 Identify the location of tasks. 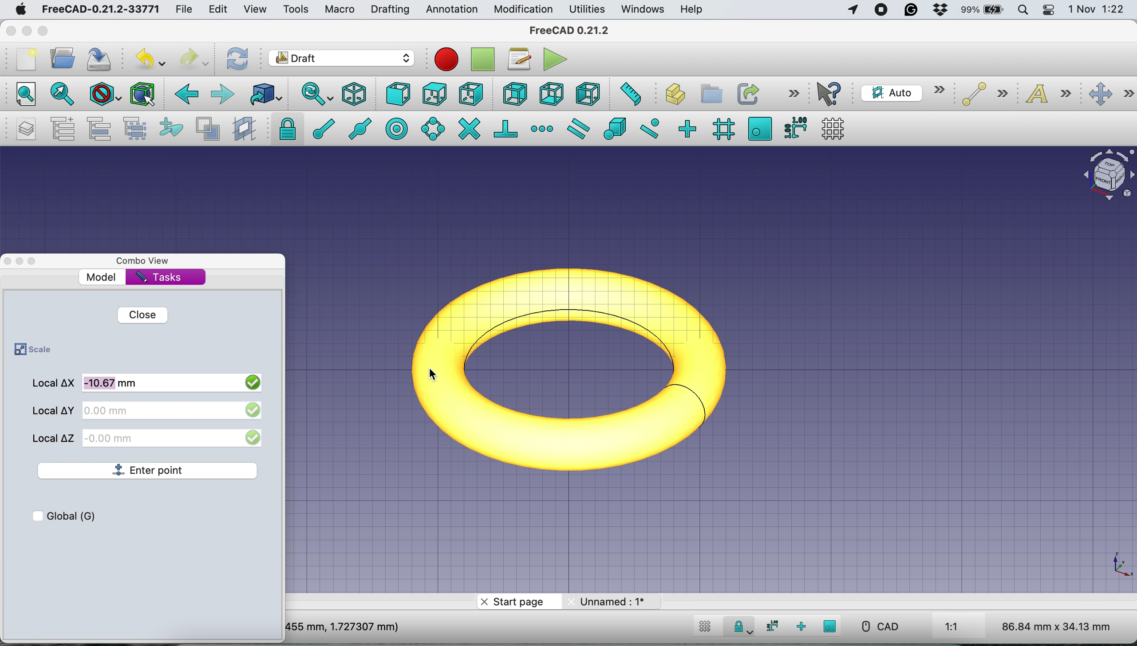
(161, 278).